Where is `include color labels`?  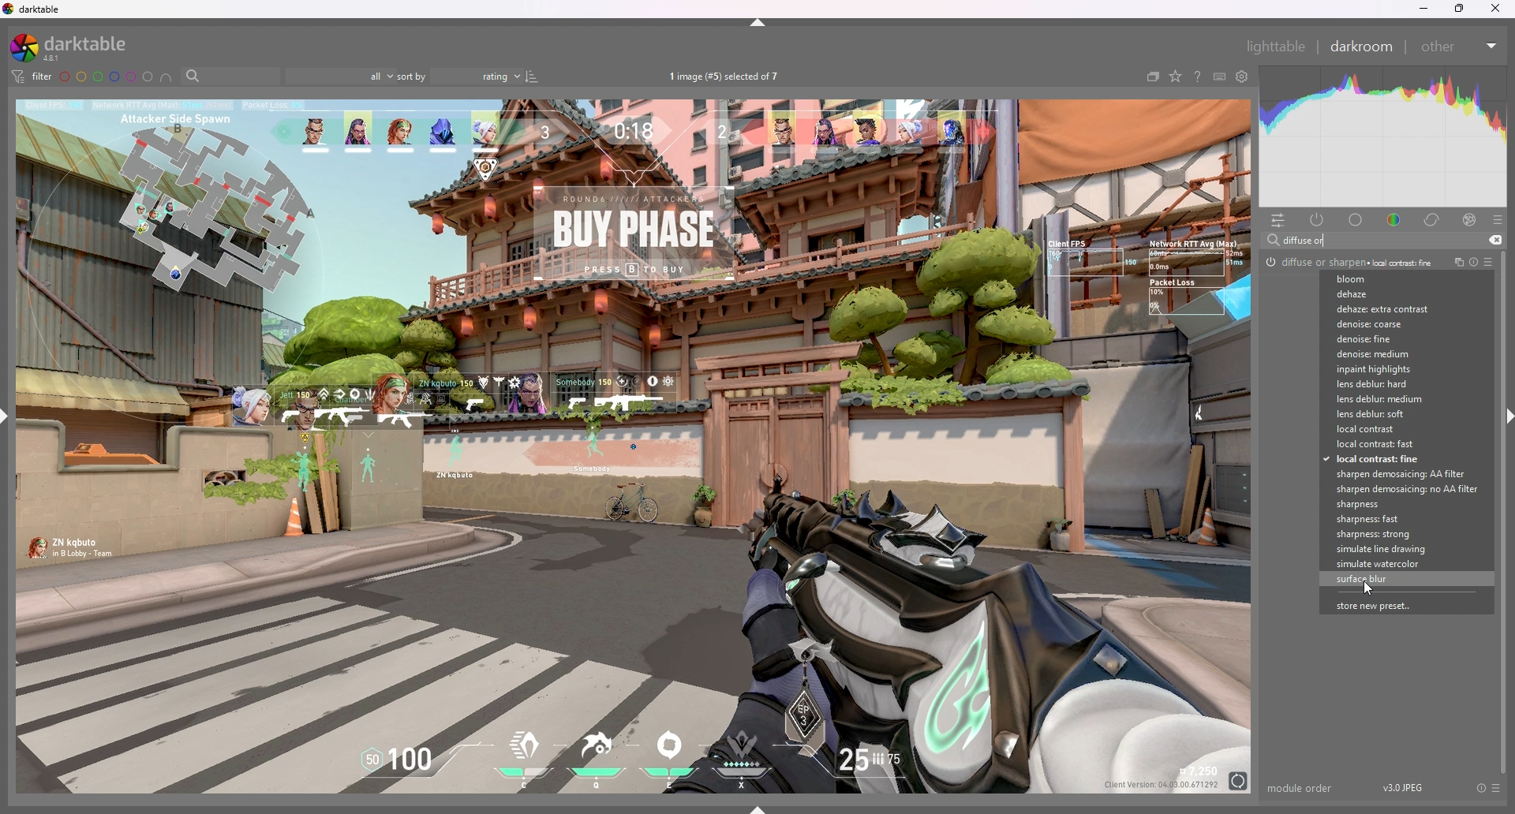
include color labels is located at coordinates (166, 77).